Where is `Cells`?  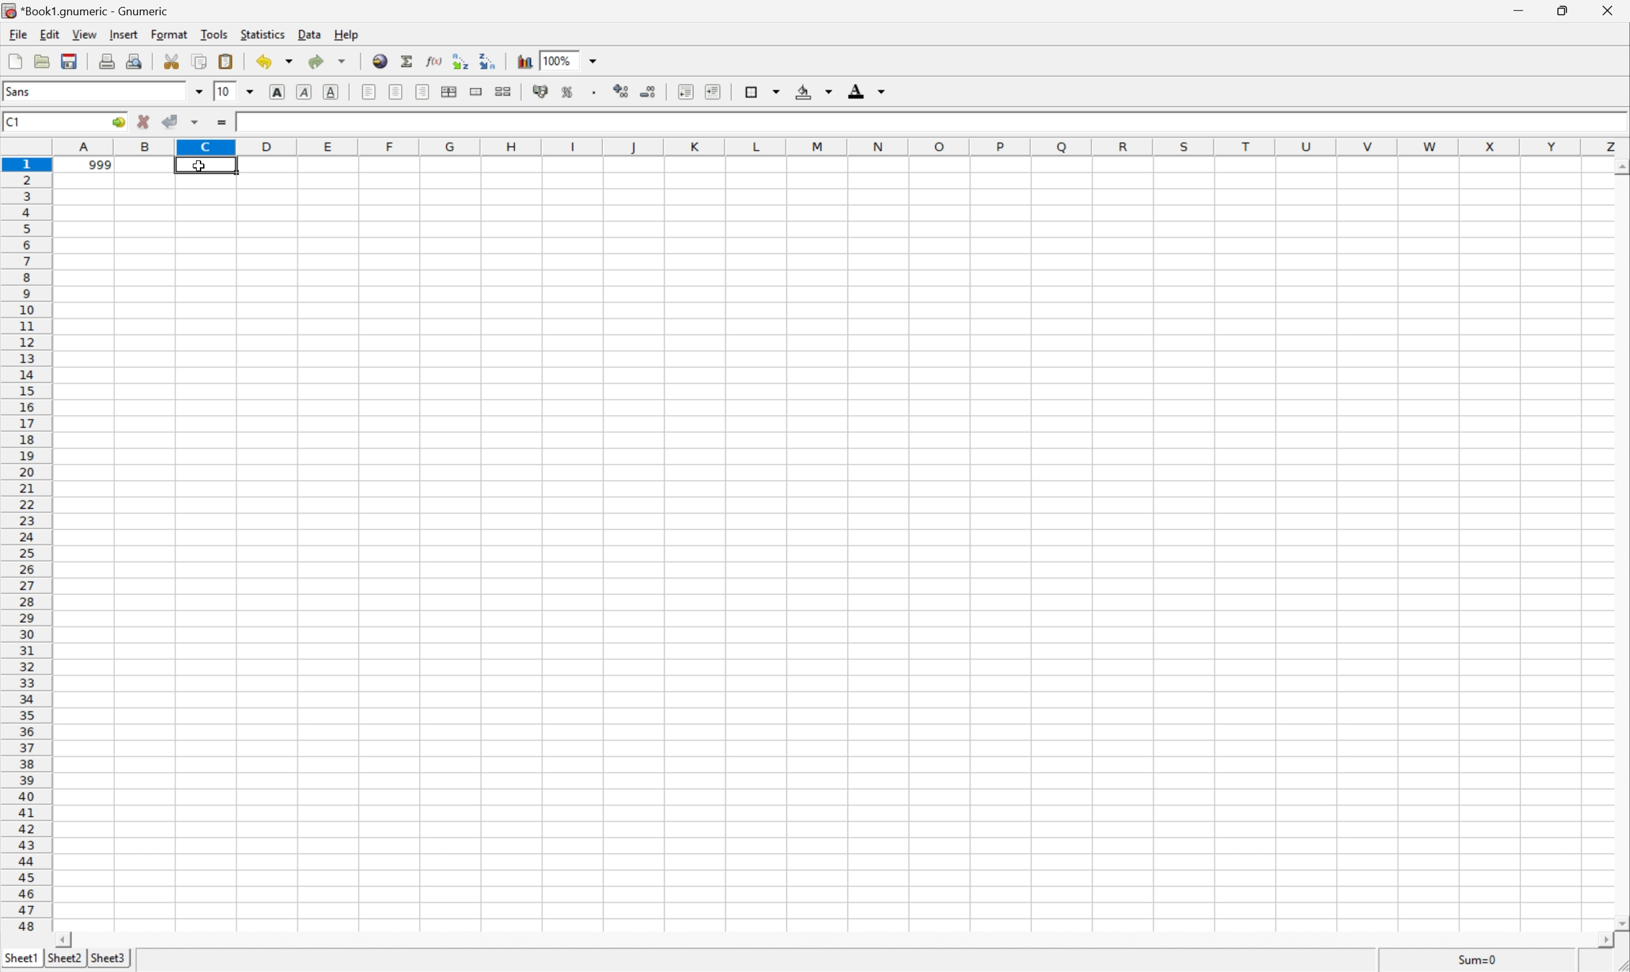 Cells is located at coordinates (842, 553).